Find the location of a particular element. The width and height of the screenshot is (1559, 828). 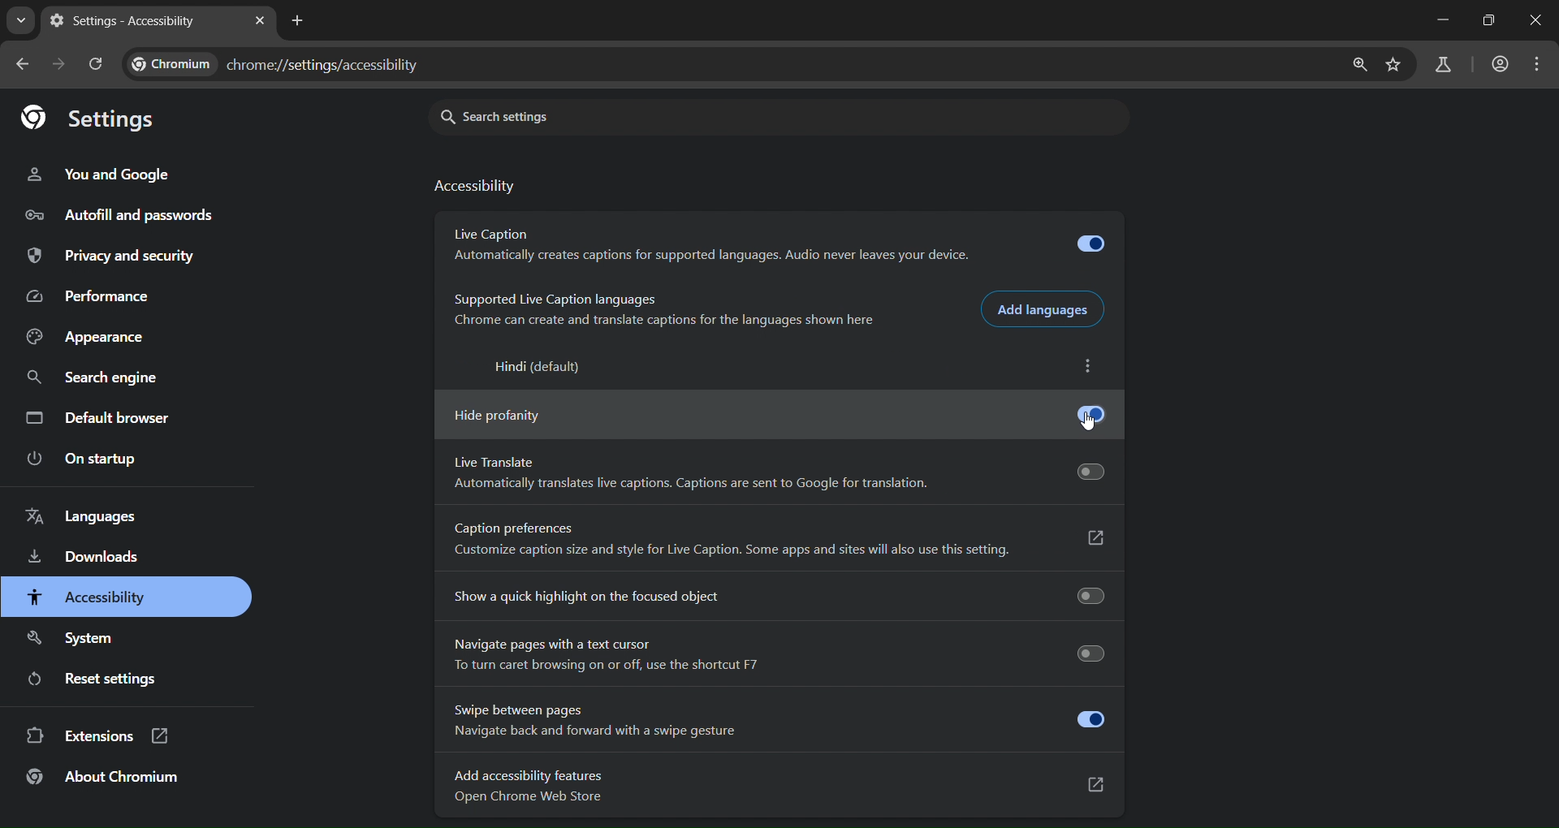

search engine is located at coordinates (101, 377).